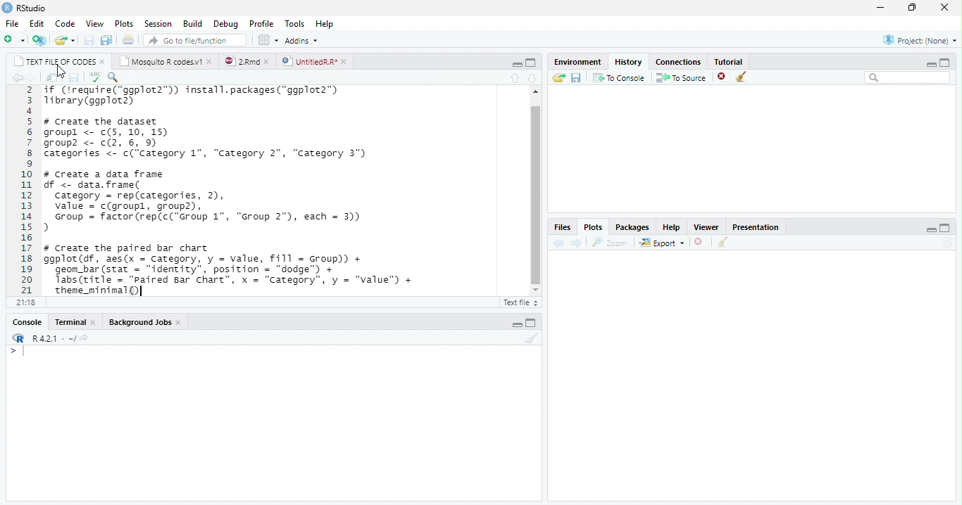 This screenshot has height=505, width=962. I want to click on profile, so click(261, 23).